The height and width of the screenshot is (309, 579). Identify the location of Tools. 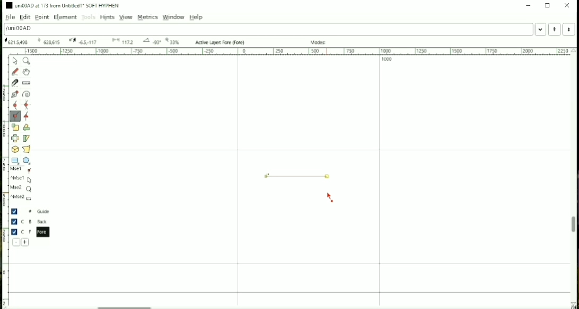
(89, 17).